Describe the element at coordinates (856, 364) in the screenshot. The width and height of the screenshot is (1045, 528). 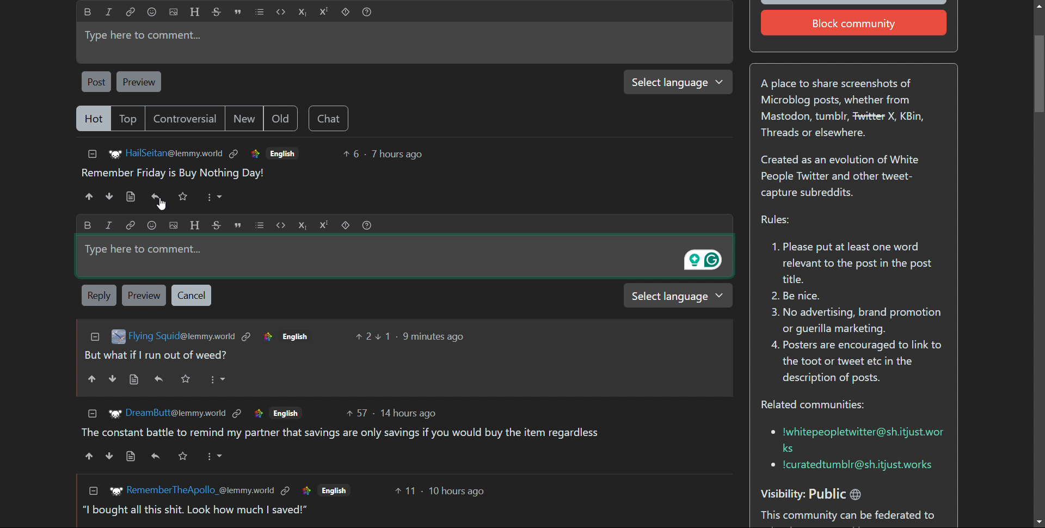
I see `4. Posters are encouraged to link to the toot or tweet etc in the description of posts.` at that location.